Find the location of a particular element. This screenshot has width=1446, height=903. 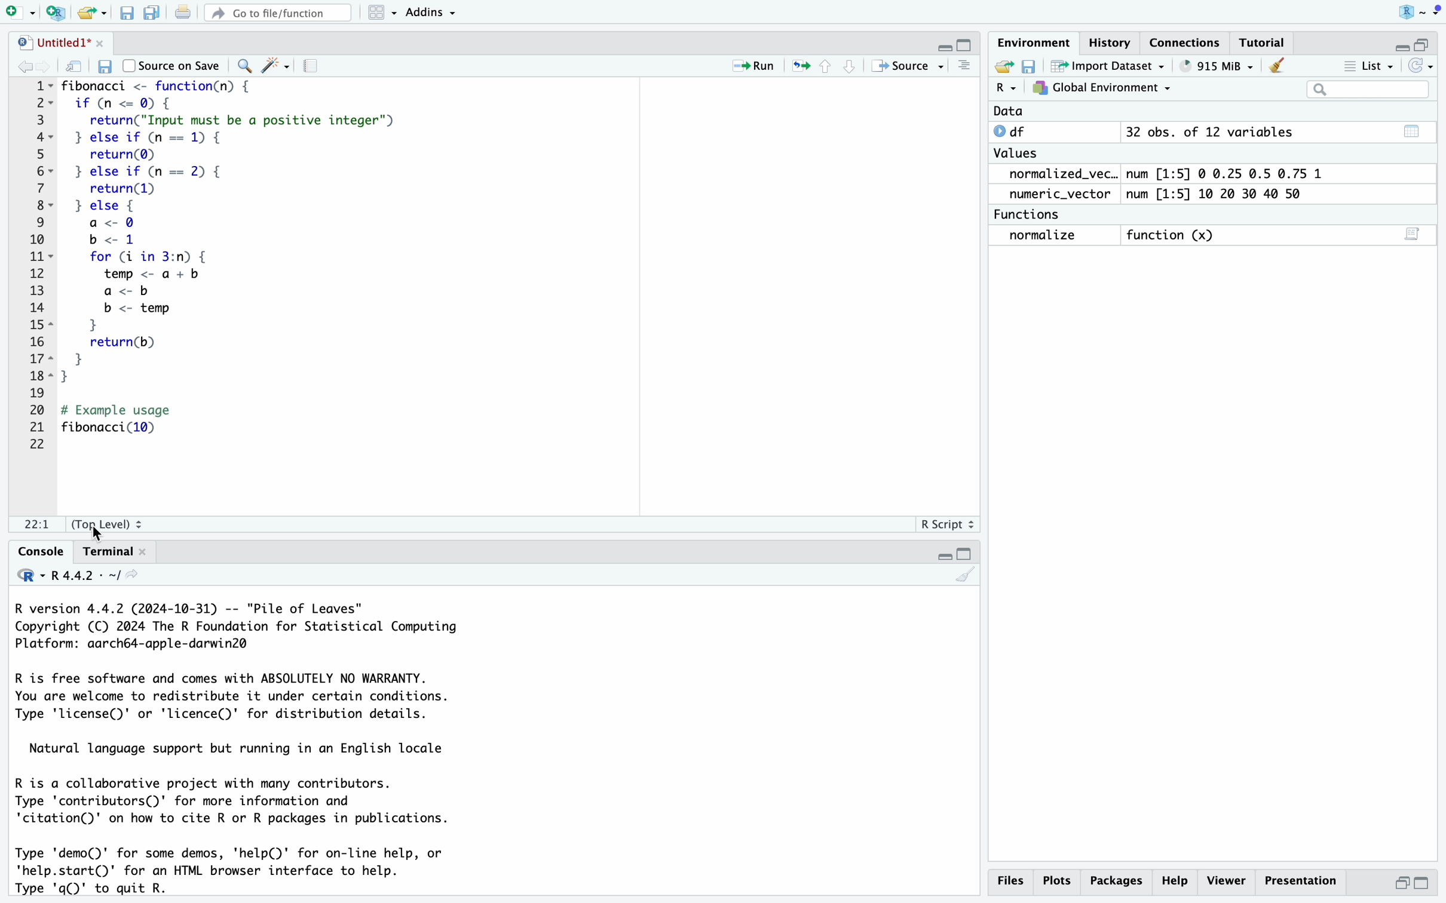

search field is located at coordinates (1373, 90).